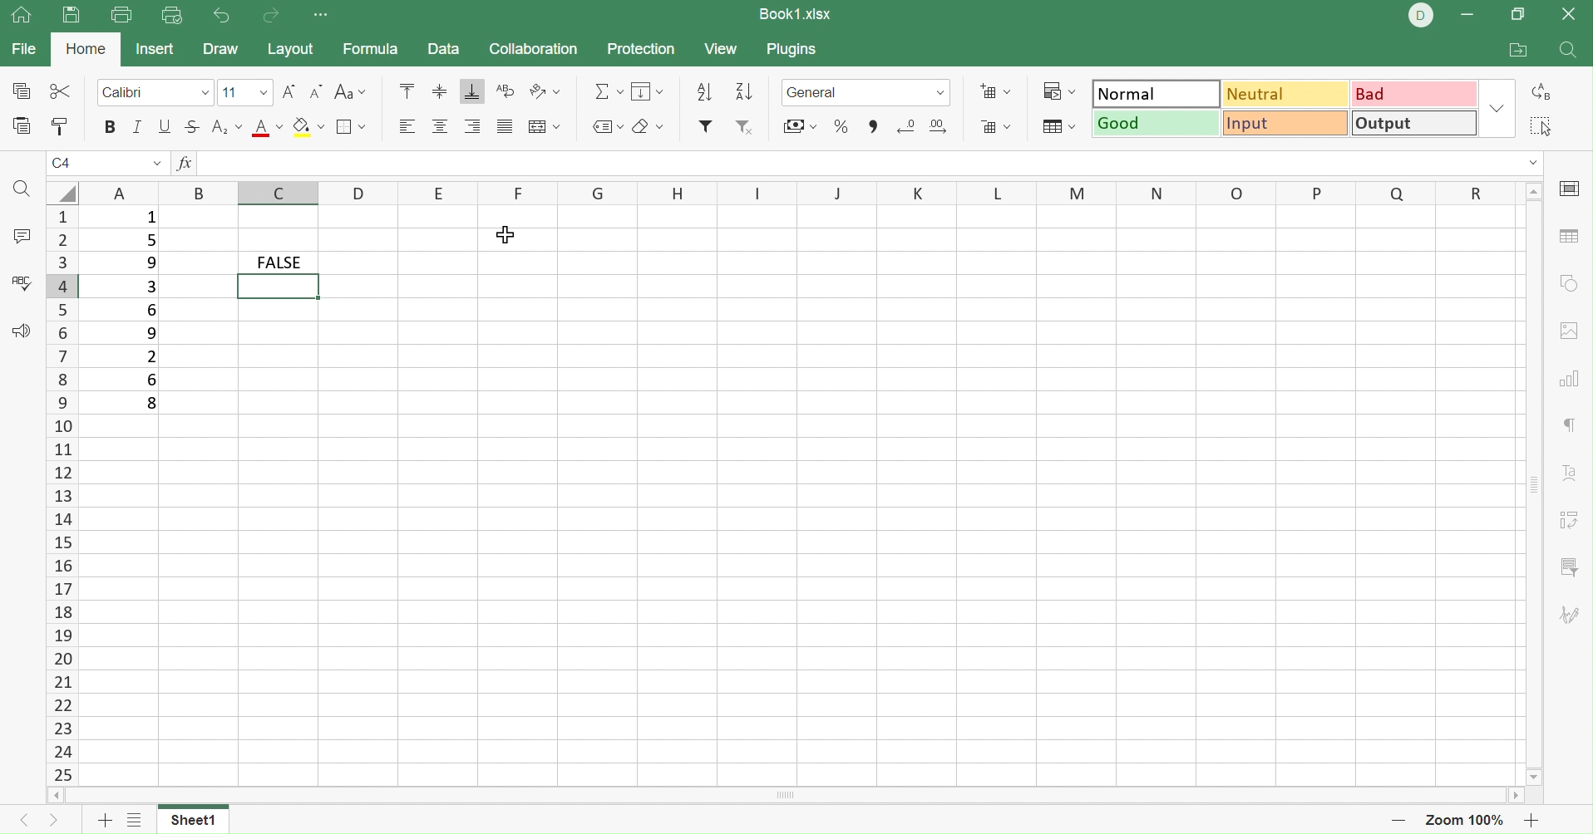 This screenshot has height=834, width=1593. What do you see at coordinates (21, 282) in the screenshot?
I see `Spell checking` at bounding box center [21, 282].